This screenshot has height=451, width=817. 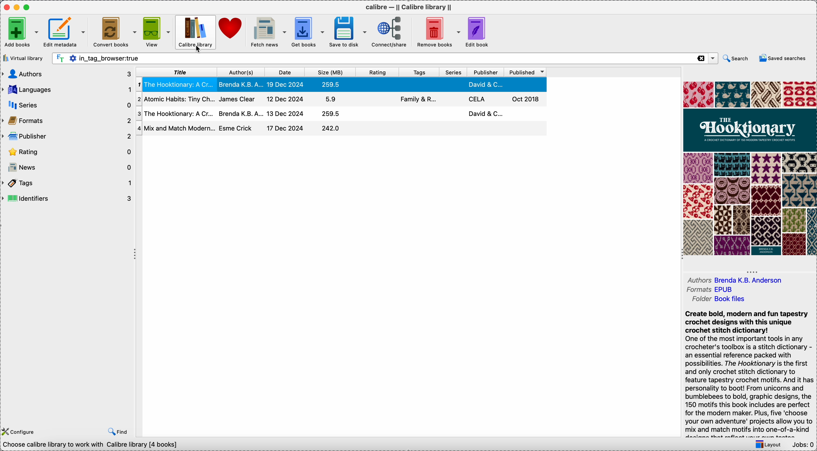 What do you see at coordinates (17, 6) in the screenshot?
I see `minimize app` at bounding box center [17, 6].